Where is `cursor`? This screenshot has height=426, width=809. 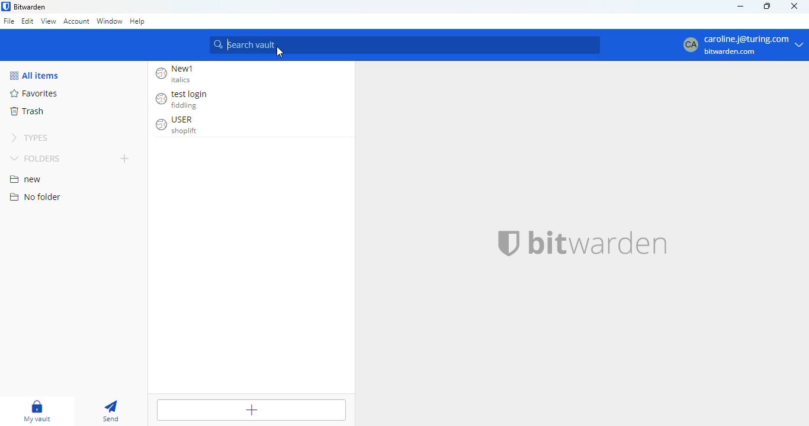
cursor is located at coordinates (280, 52).